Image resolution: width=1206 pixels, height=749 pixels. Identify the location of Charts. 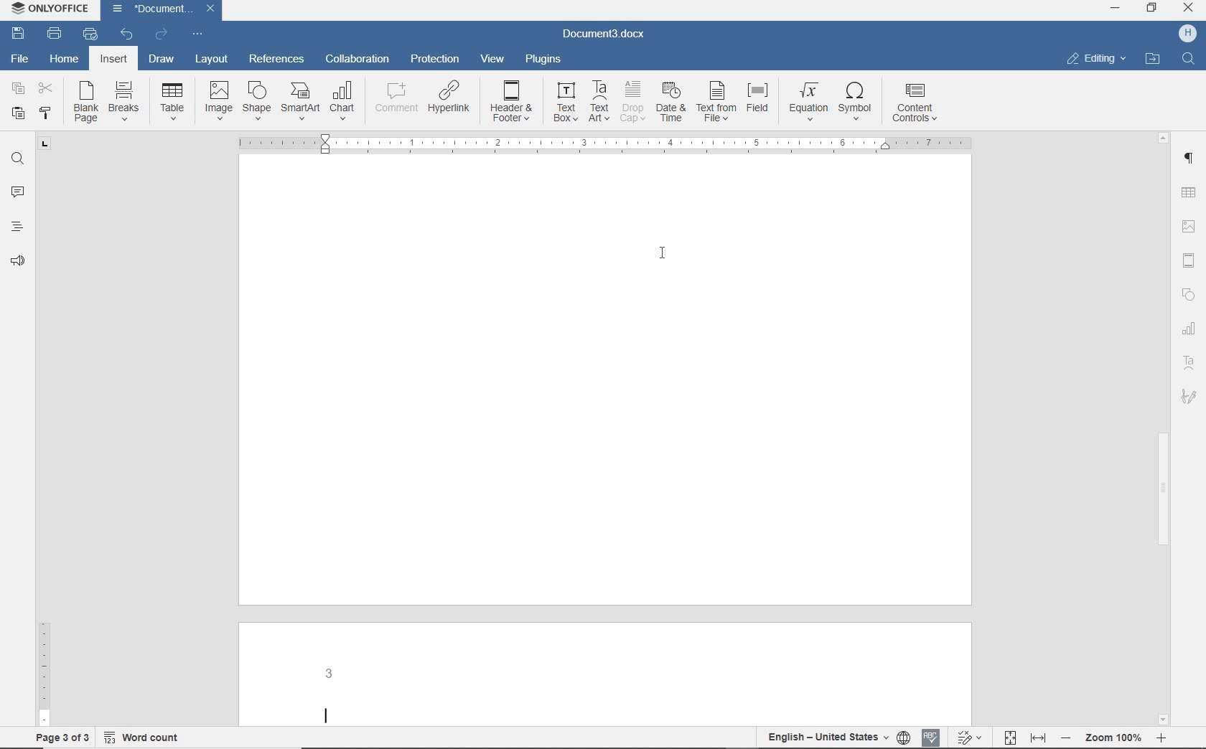
(1188, 326).